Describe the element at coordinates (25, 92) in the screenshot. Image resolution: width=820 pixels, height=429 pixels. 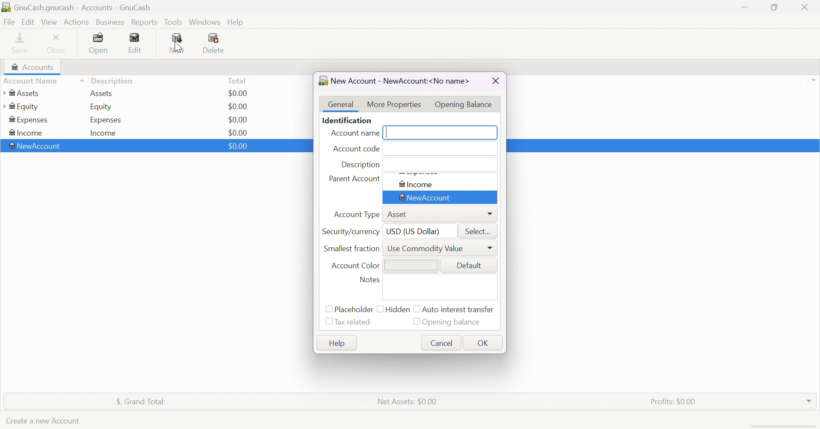
I see `Assets` at that location.